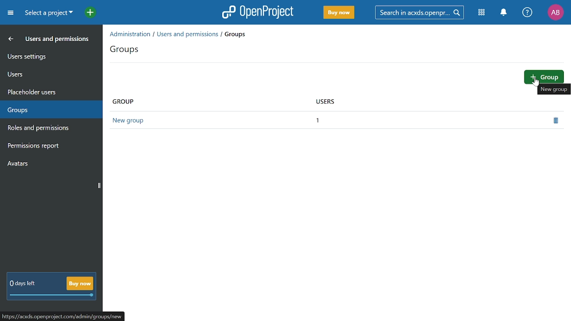 This screenshot has width=571, height=321. I want to click on roles and permissions, so click(47, 128).